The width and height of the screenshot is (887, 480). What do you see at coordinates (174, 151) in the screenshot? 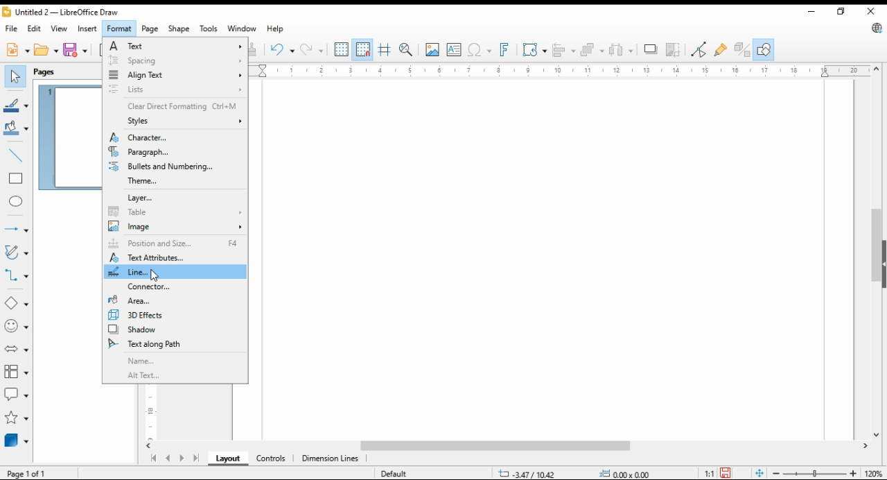
I see `paragraph` at bounding box center [174, 151].